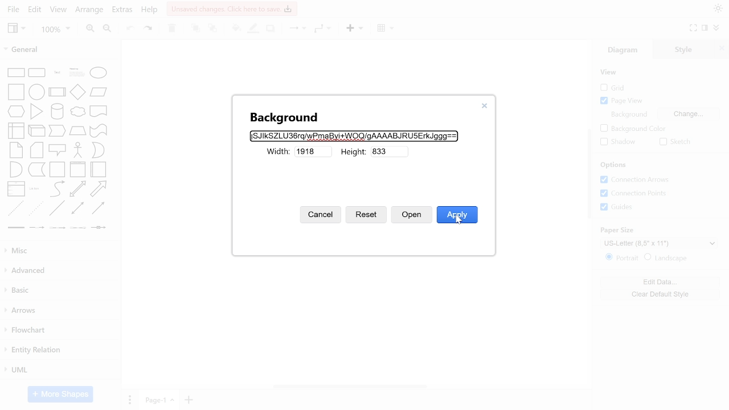  I want to click on general shapes, so click(98, 189).